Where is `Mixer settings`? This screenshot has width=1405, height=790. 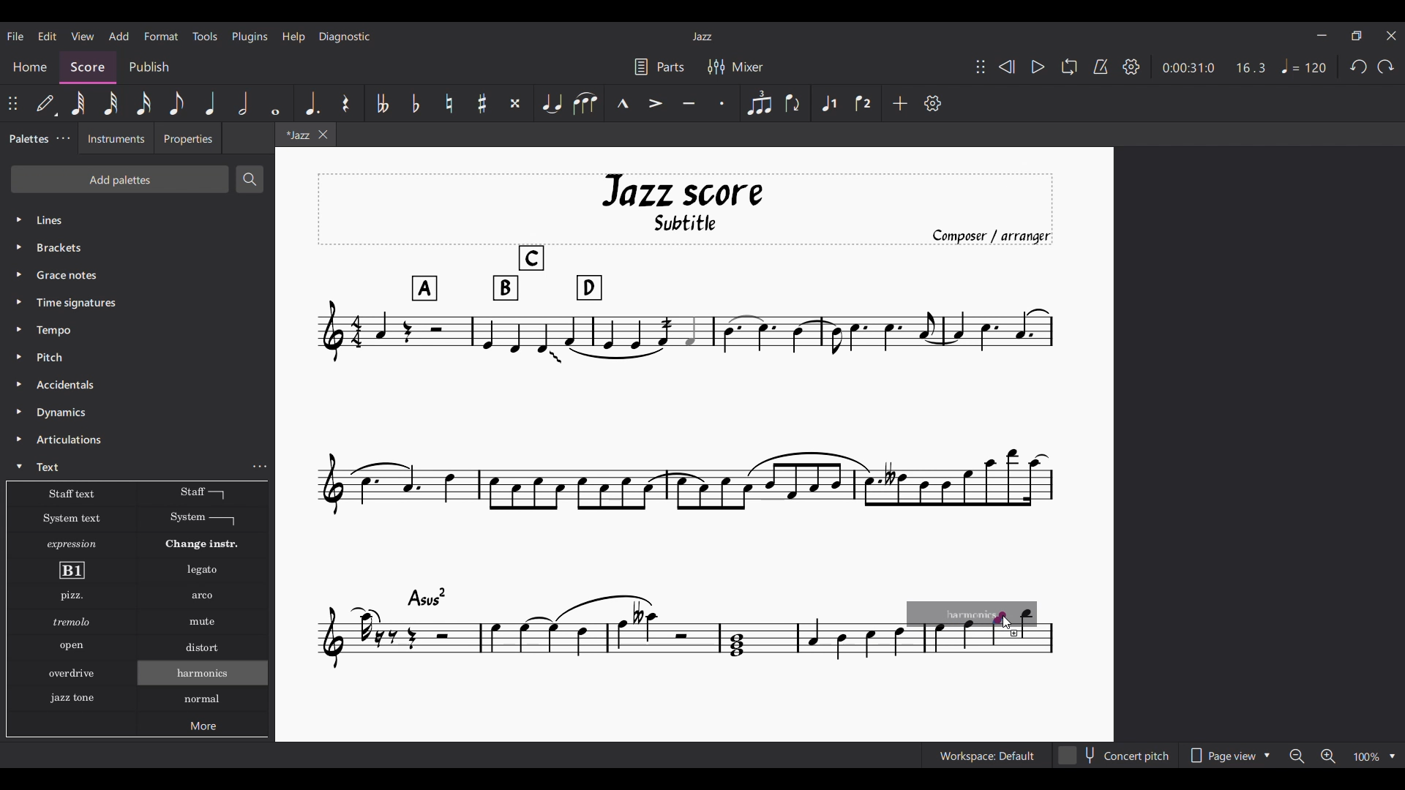
Mixer settings is located at coordinates (735, 66).